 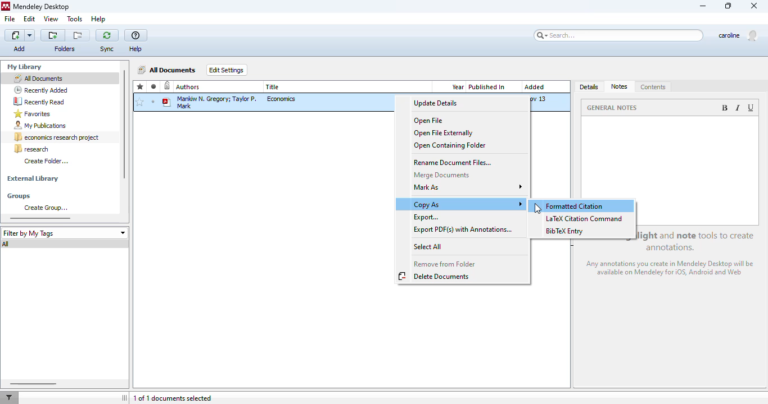 I want to click on add, so click(x=20, y=35).